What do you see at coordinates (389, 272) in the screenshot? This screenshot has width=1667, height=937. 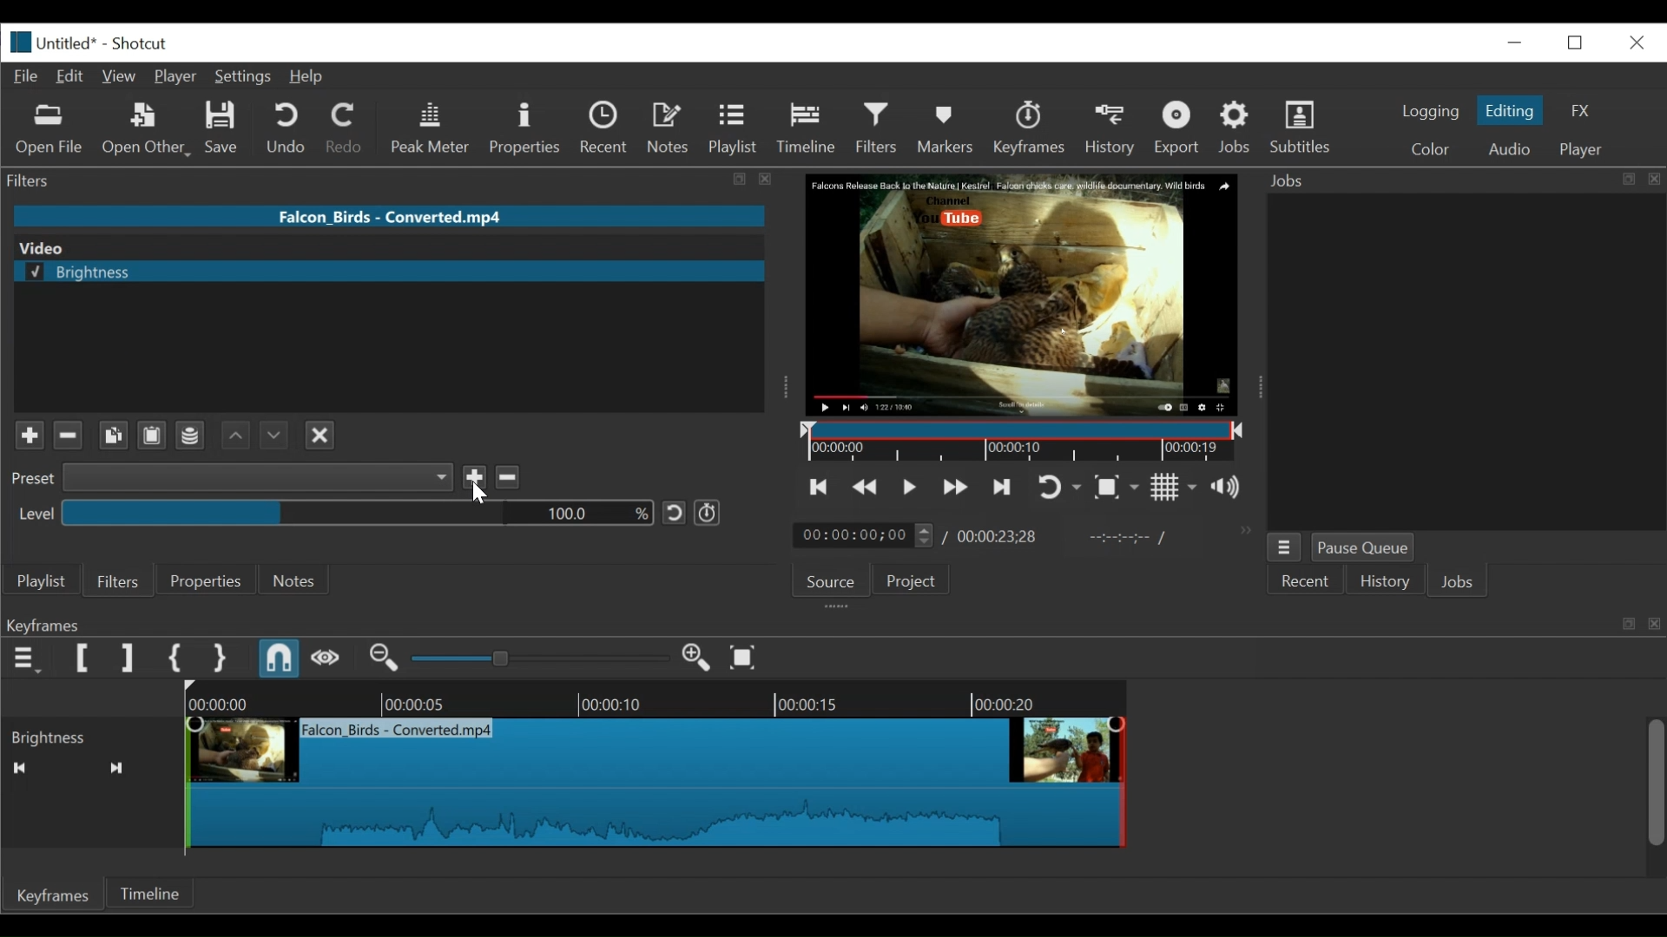 I see `selected brightness` at bounding box center [389, 272].